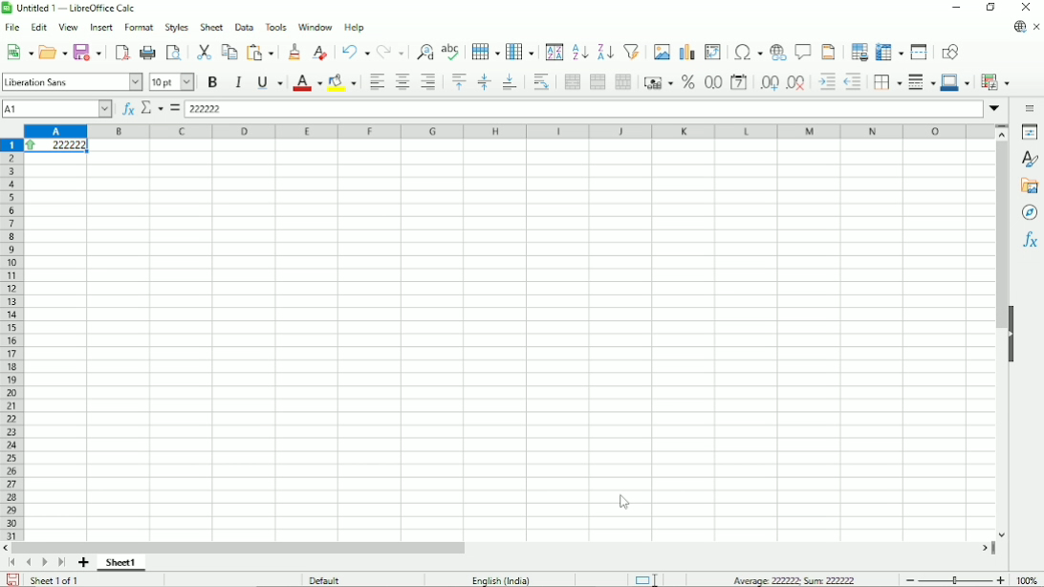 The height and width of the screenshot is (587, 1044). What do you see at coordinates (994, 107) in the screenshot?
I see `Expand formula bar` at bounding box center [994, 107].